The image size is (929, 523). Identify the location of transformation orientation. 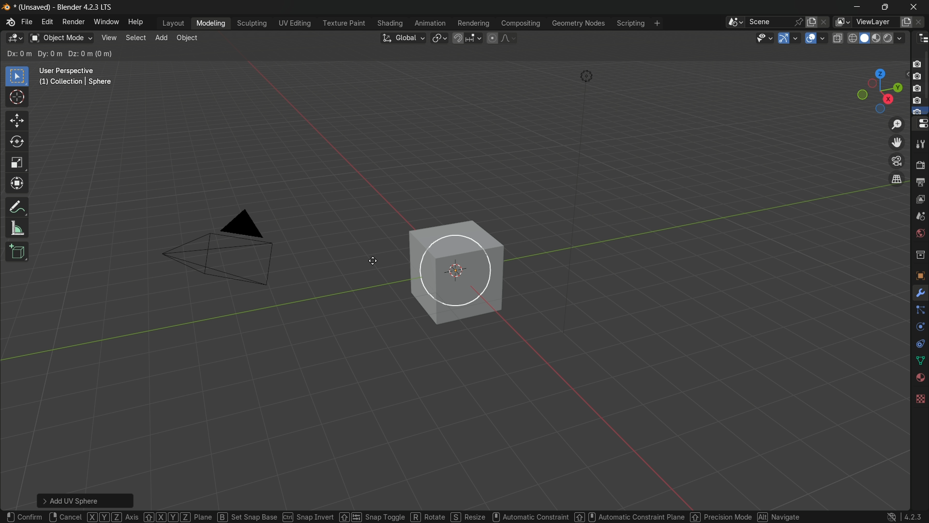
(404, 38).